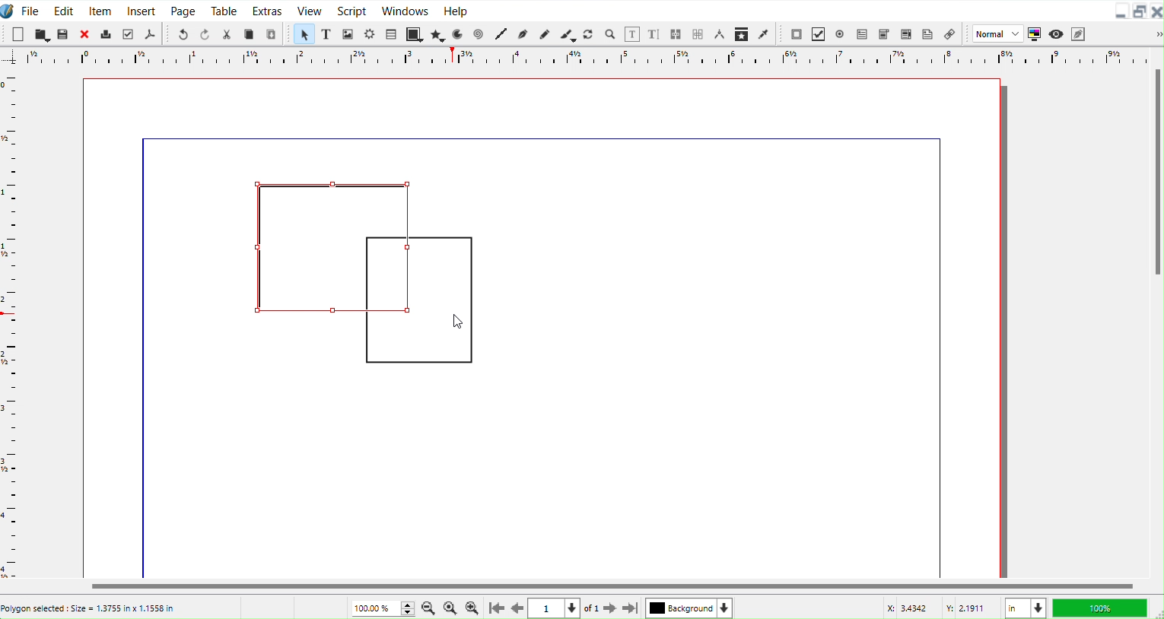  I want to click on Measurements, so click(720, 35).